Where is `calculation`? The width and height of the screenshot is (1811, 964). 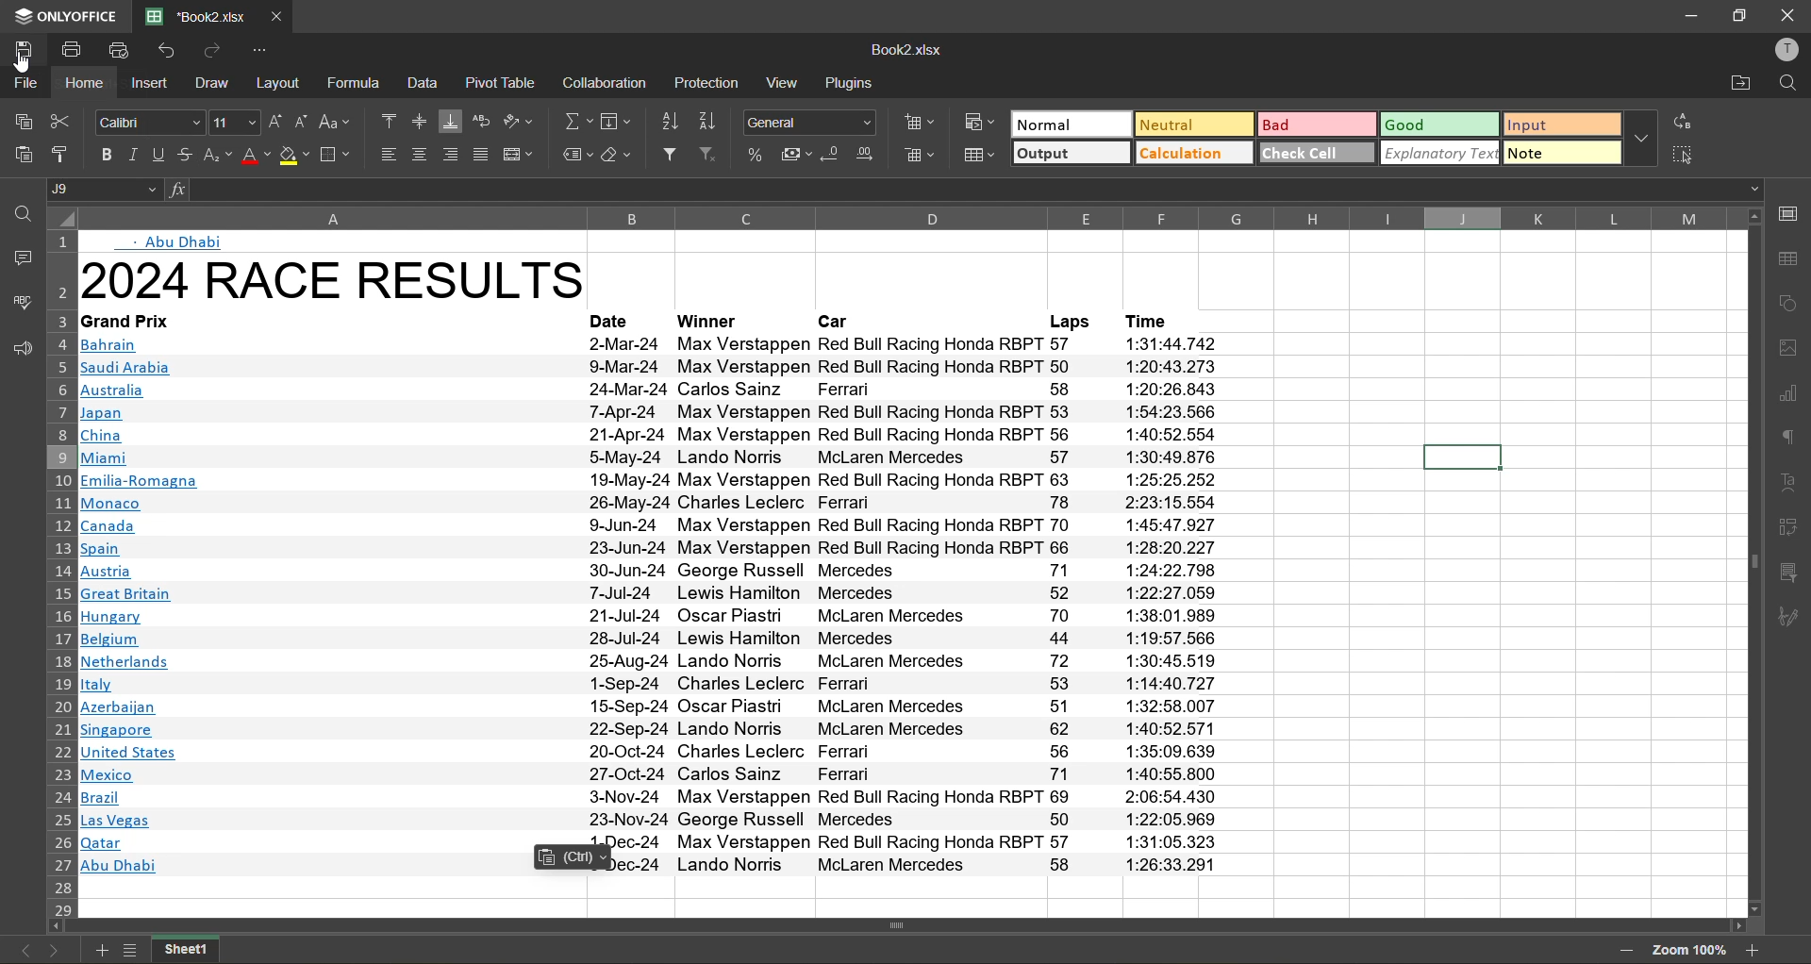 calculation is located at coordinates (1194, 155).